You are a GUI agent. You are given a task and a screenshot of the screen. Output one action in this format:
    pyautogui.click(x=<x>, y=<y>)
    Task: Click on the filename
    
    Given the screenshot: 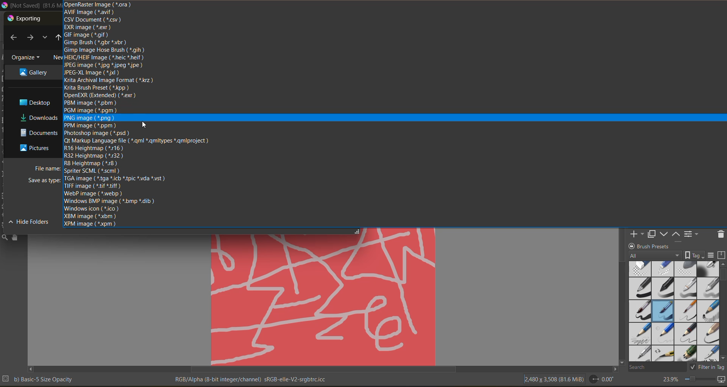 What is the action you would take?
    pyautogui.click(x=48, y=169)
    